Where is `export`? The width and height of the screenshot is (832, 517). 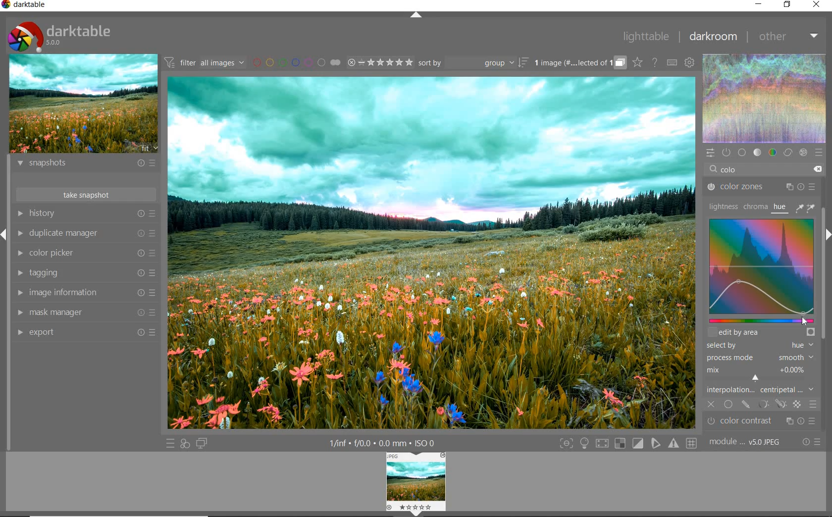 export is located at coordinates (85, 332).